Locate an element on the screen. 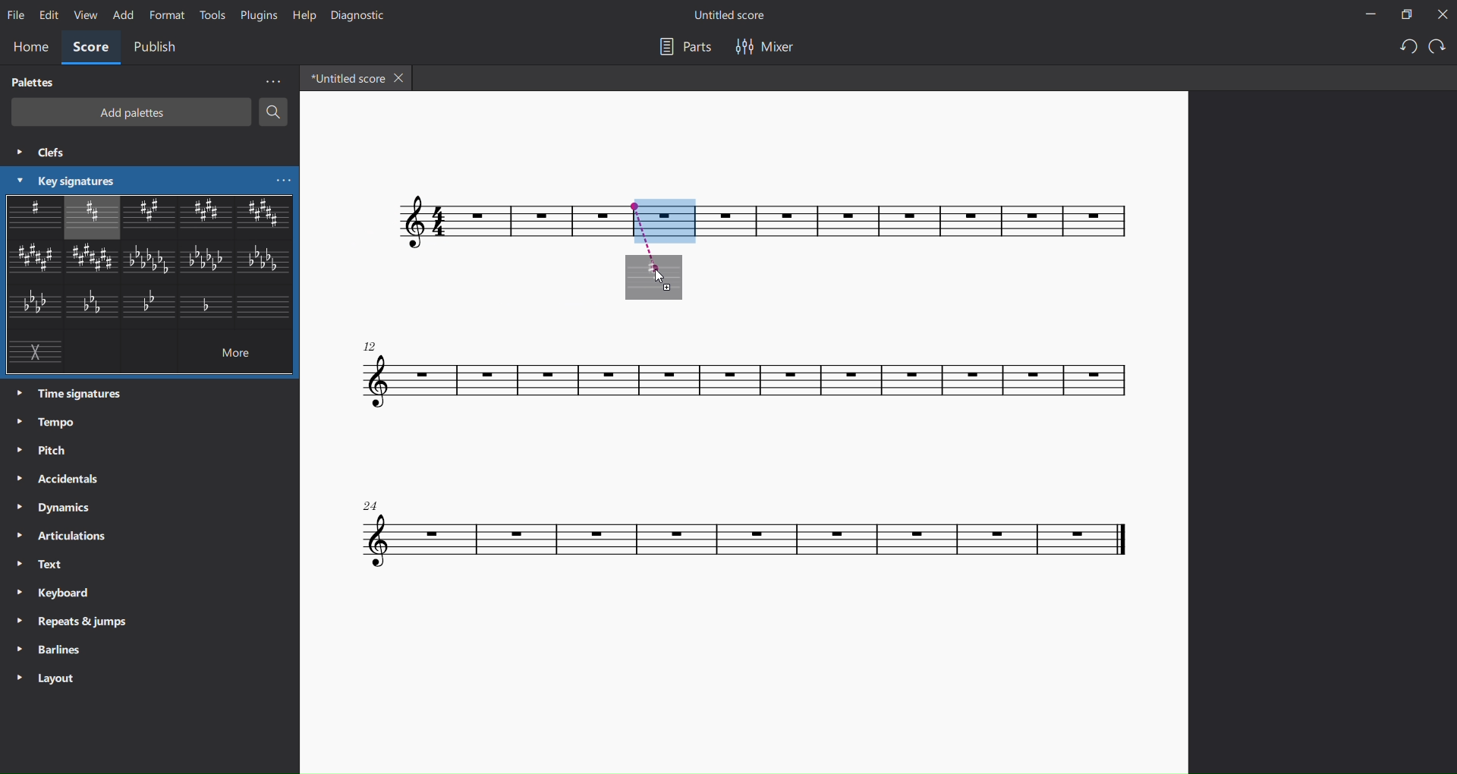  articulations is located at coordinates (68, 536).